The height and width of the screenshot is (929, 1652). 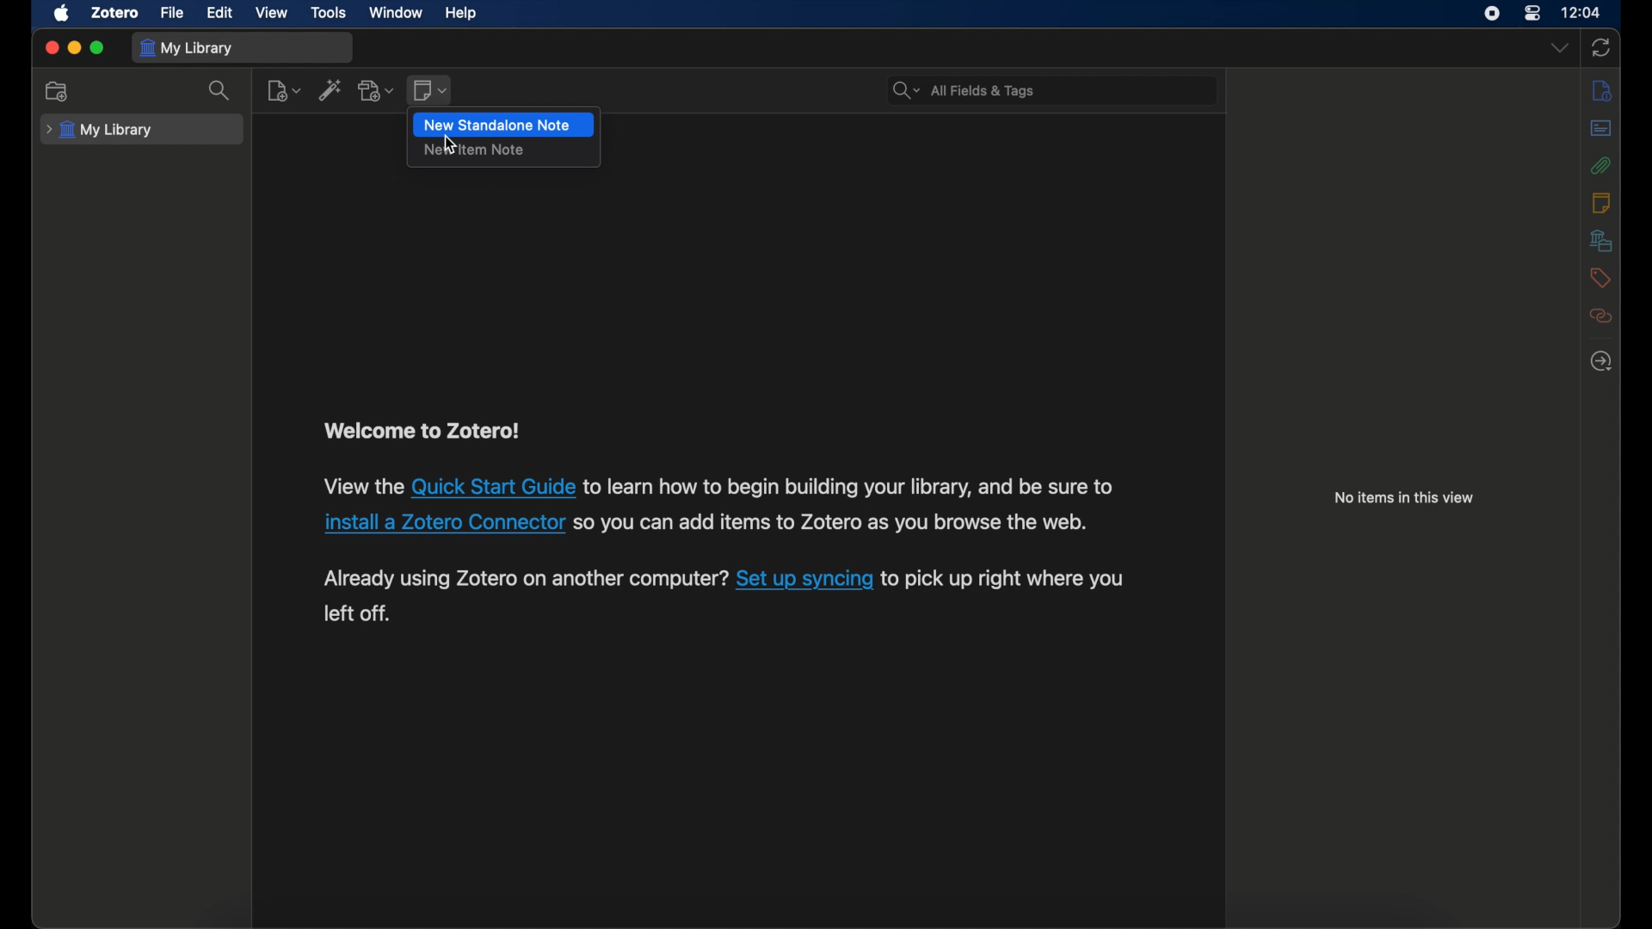 What do you see at coordinates (1600, 165) in the screenshot?
I see `attachments` at bounding box center [1600, 165].